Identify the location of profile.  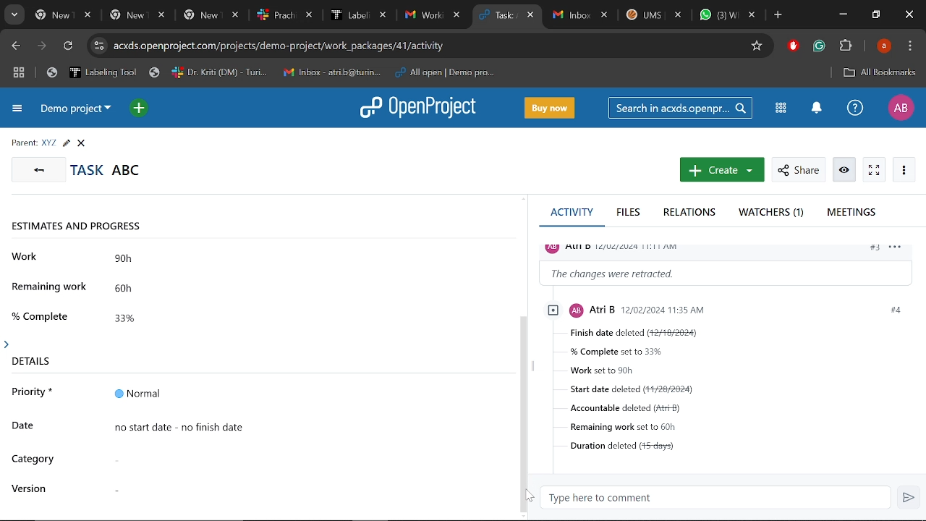
(692, 309).